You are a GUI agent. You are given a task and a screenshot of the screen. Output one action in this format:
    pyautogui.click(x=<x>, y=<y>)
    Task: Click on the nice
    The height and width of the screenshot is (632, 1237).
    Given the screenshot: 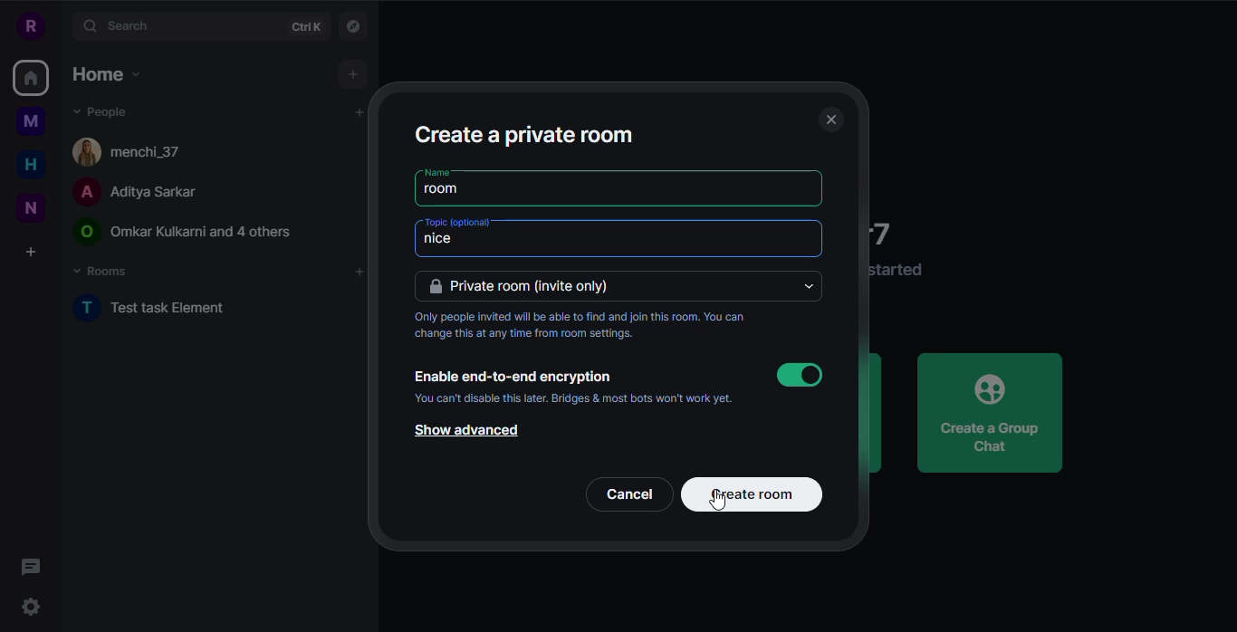 What is the action you would take?
    pyautogui.click(x=478, y=243)
    